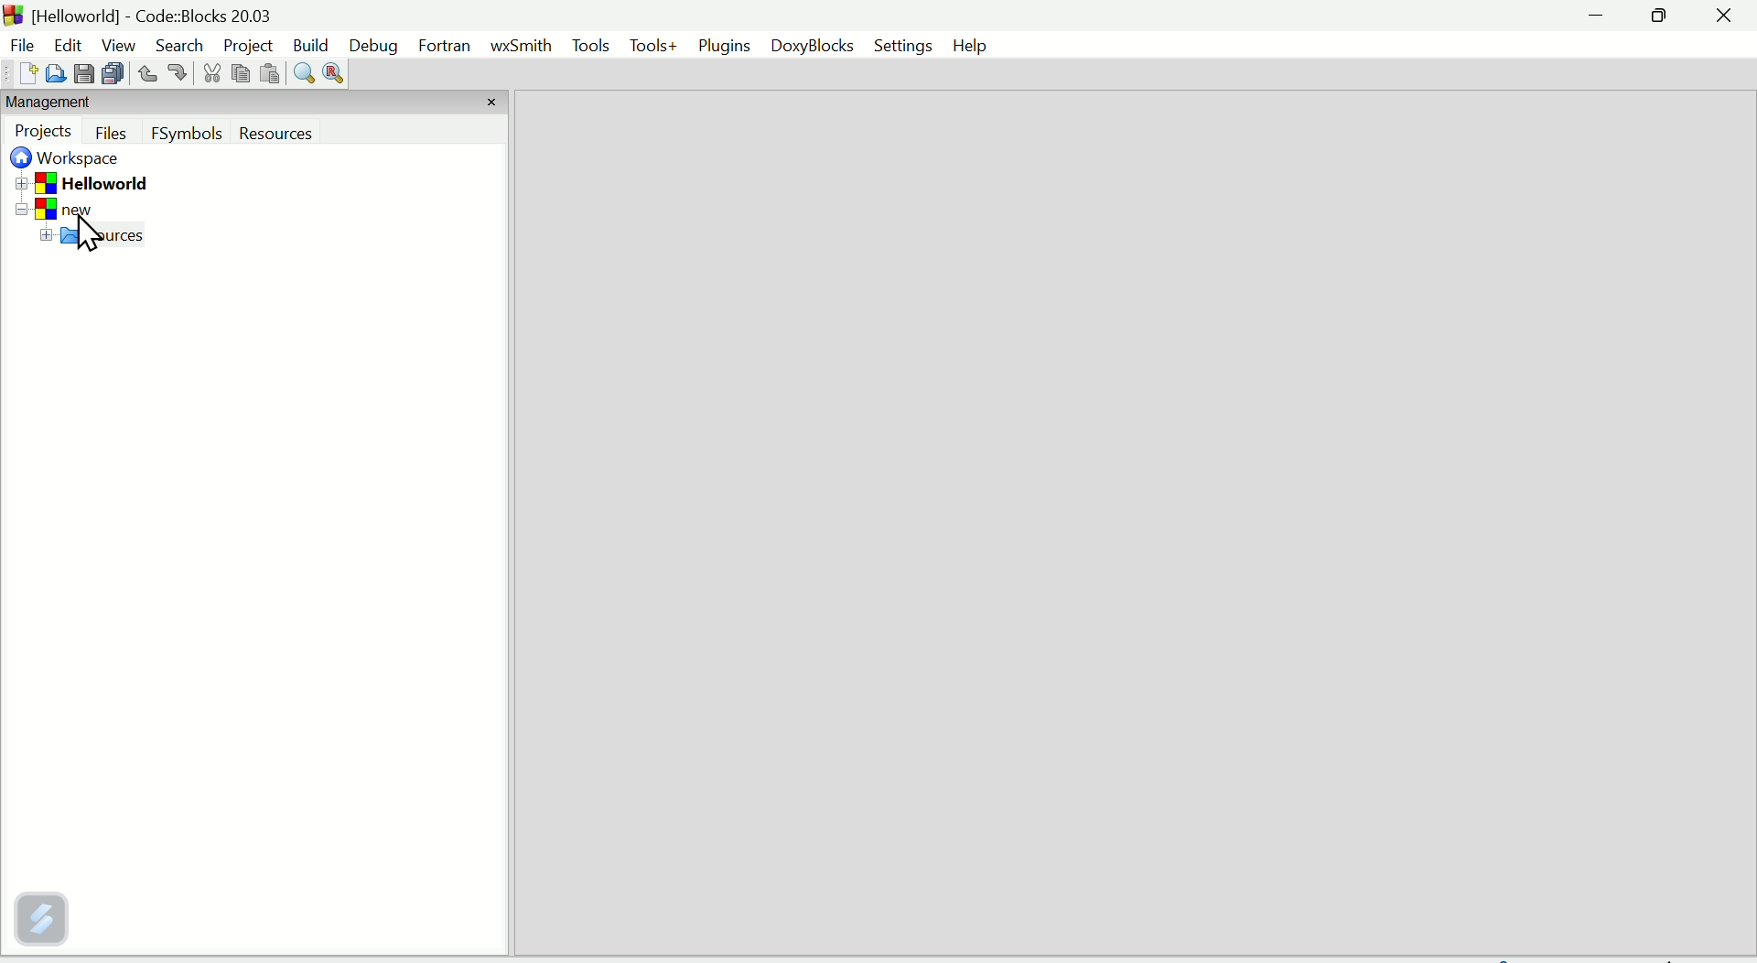  I want to click on Plugins, so click(725, 48).